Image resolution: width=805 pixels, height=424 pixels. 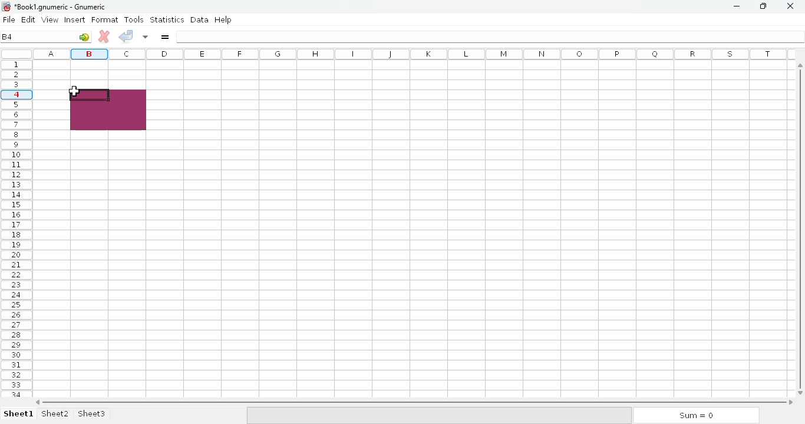 I want to click on columns, so click(x=412, y=55).